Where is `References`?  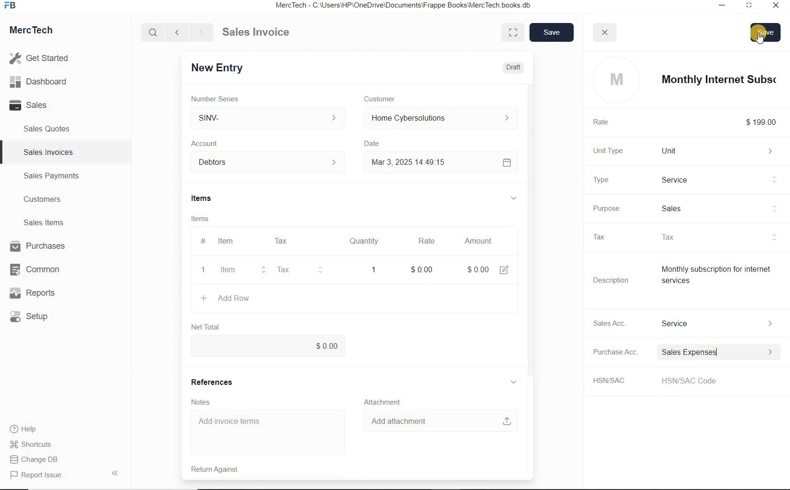 References is located at coordinates (214, 381).